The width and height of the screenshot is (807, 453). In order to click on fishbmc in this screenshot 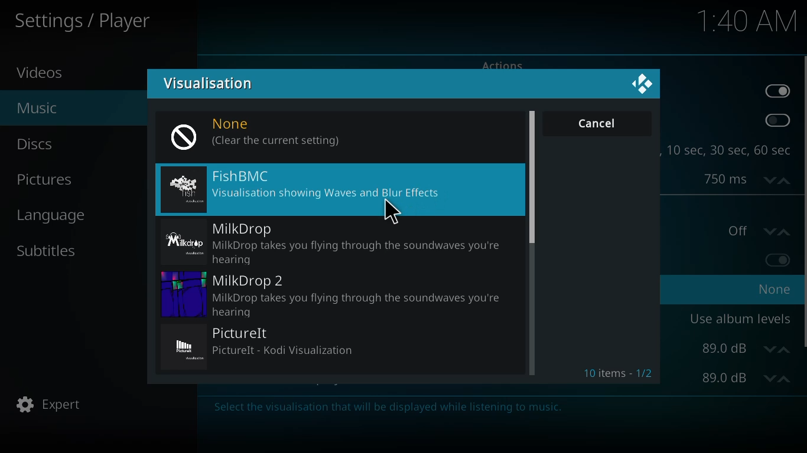, I will do `click(310, 186)`.